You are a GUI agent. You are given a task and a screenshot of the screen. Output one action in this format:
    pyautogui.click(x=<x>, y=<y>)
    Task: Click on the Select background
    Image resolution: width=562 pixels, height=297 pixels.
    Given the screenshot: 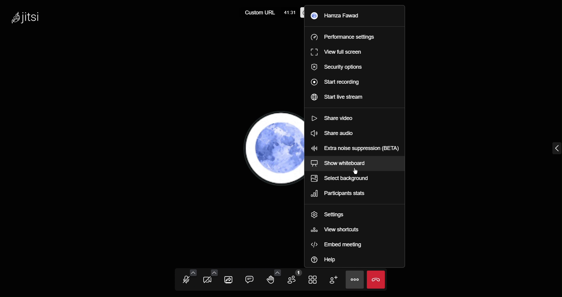 What is the action you would take?
    pyautogui.click(x=344, y=180)
    